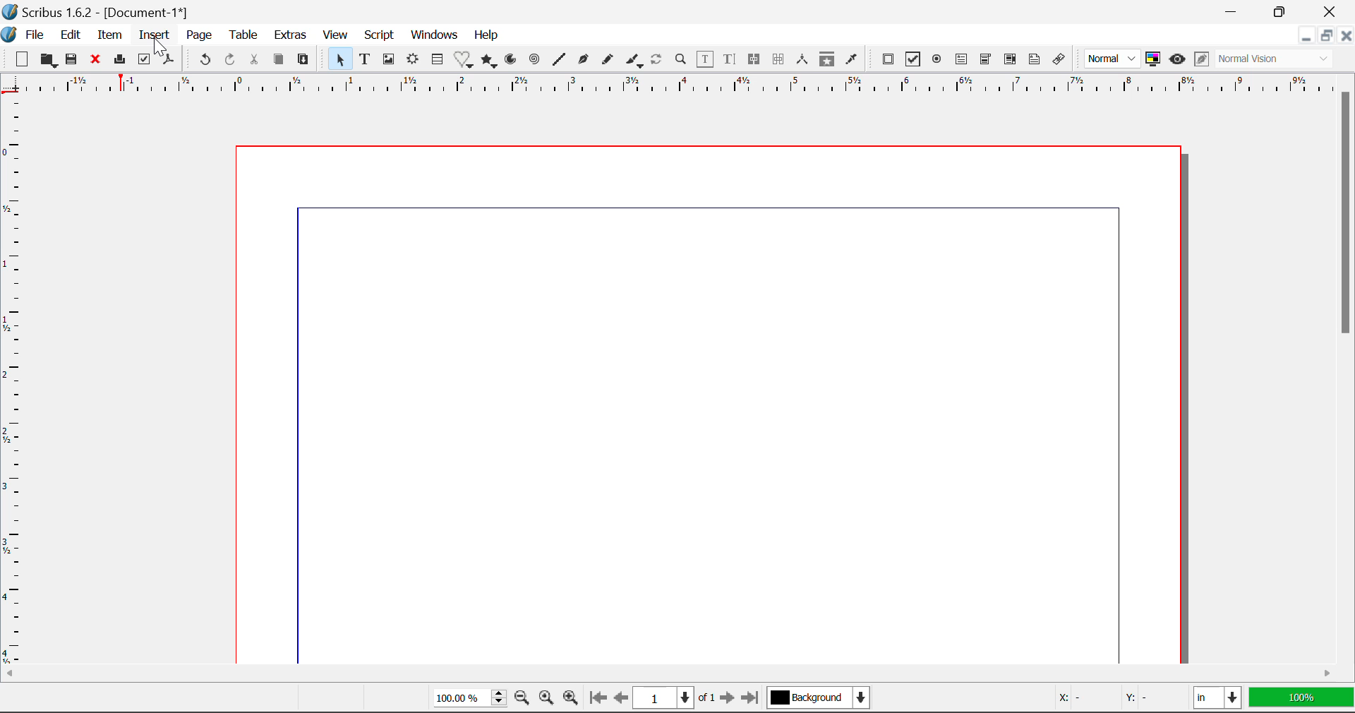 This screenshot has width=1355, height=713. Describe the element at coordinates (8, 35) in the screenshot. I see `Scribus Logo` at that location.